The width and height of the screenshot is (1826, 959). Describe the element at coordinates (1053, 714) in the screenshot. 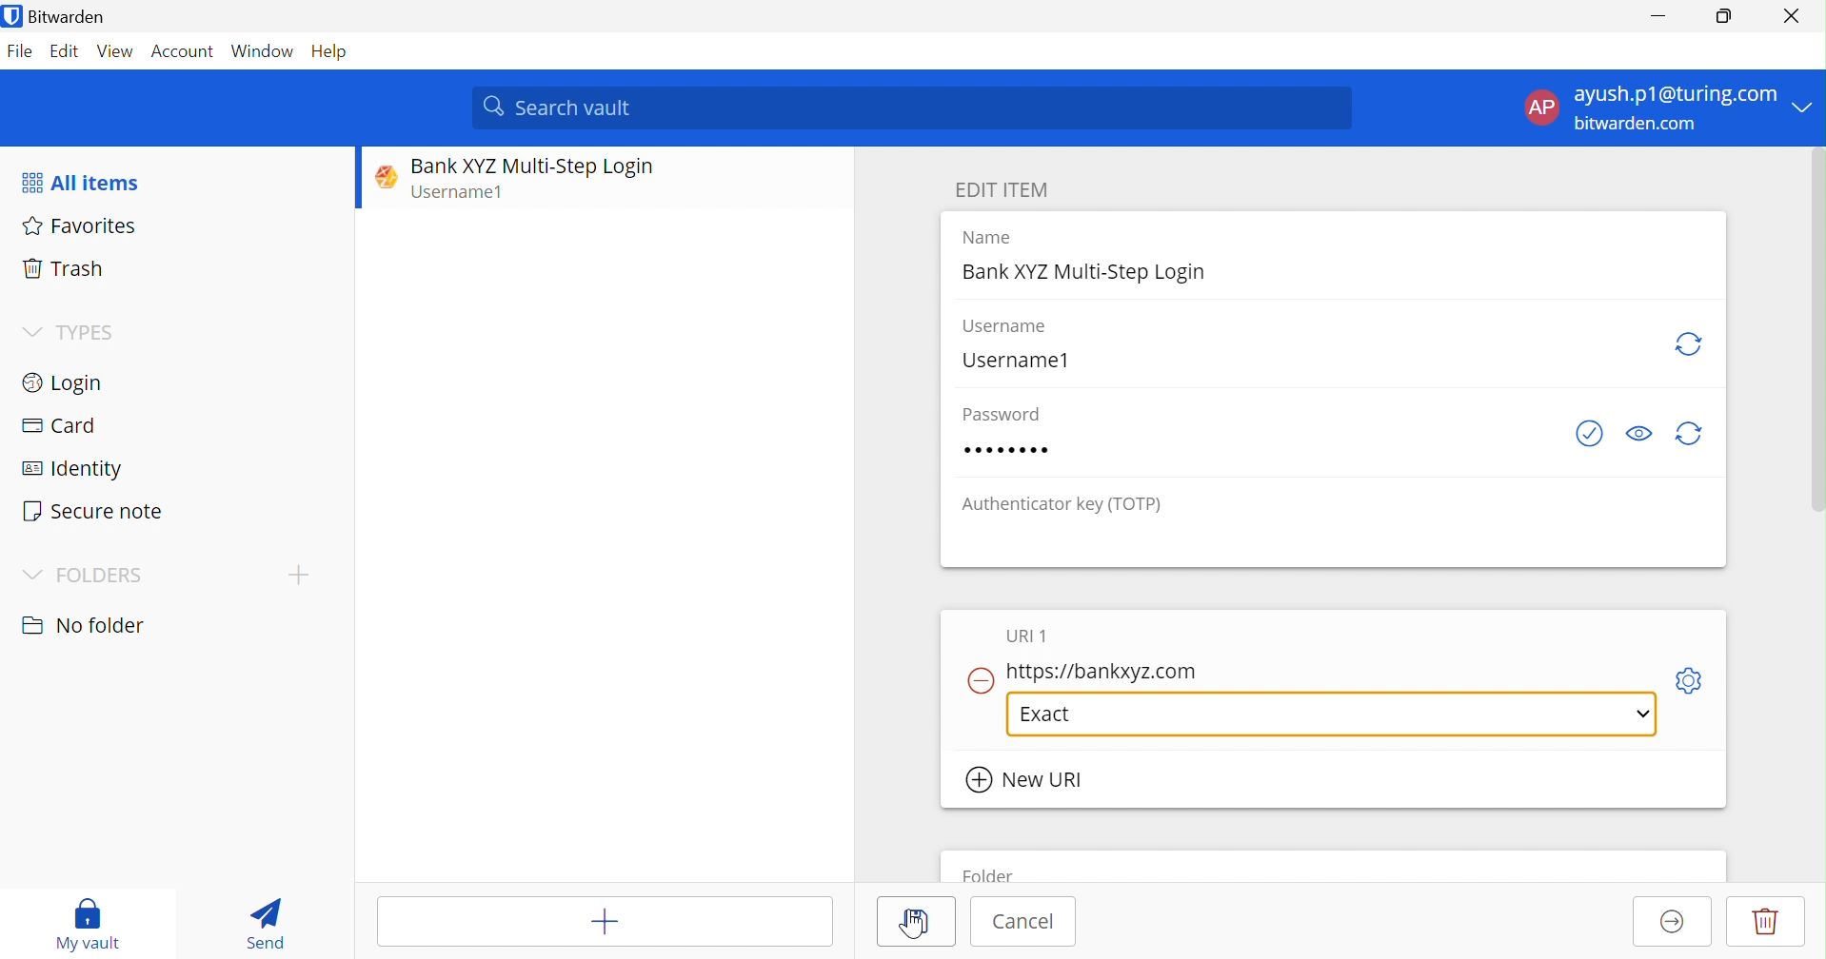

I see `Exact` at that location.